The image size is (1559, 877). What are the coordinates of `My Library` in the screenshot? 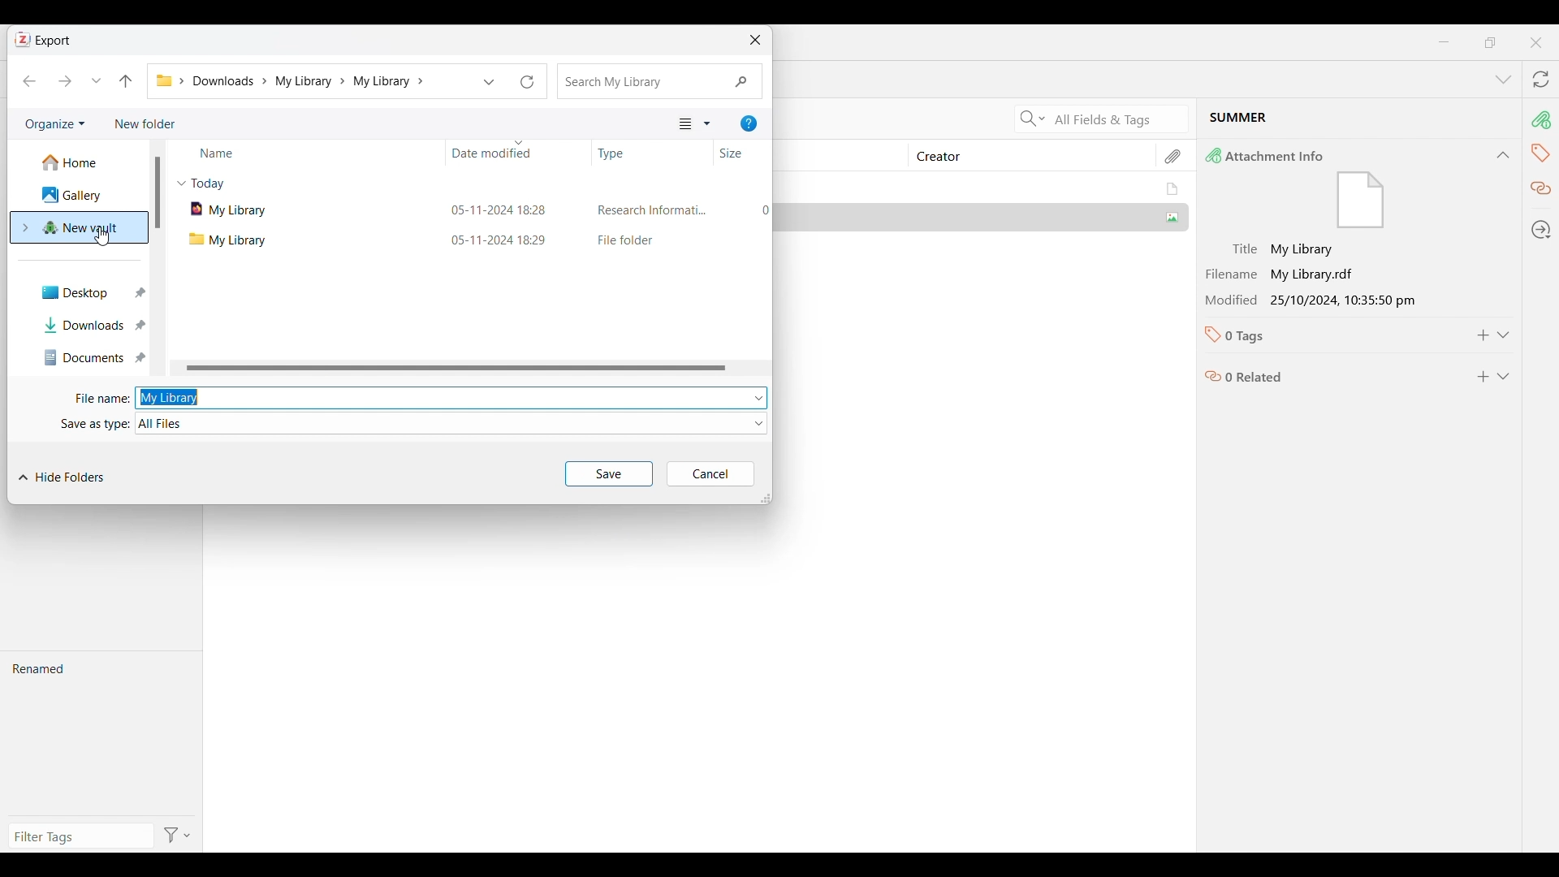 It's located at (295, 240).